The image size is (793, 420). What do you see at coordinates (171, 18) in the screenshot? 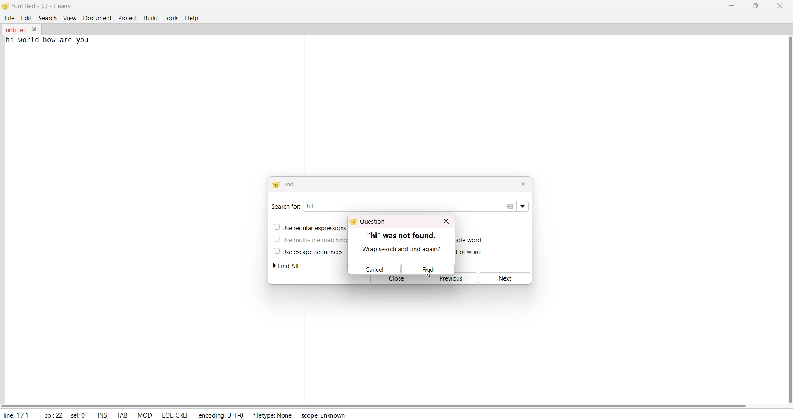
I see `tools` at bounding box center [171, 18].